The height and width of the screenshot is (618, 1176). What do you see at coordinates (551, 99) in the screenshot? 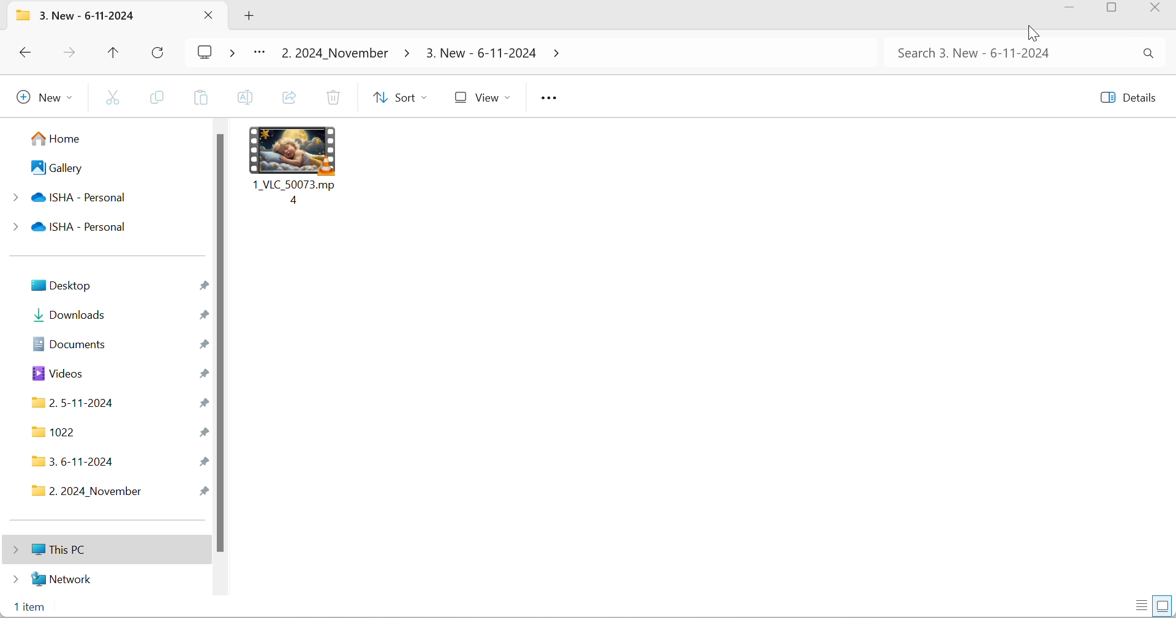
I see `more option` at bounding box center [551, 99].